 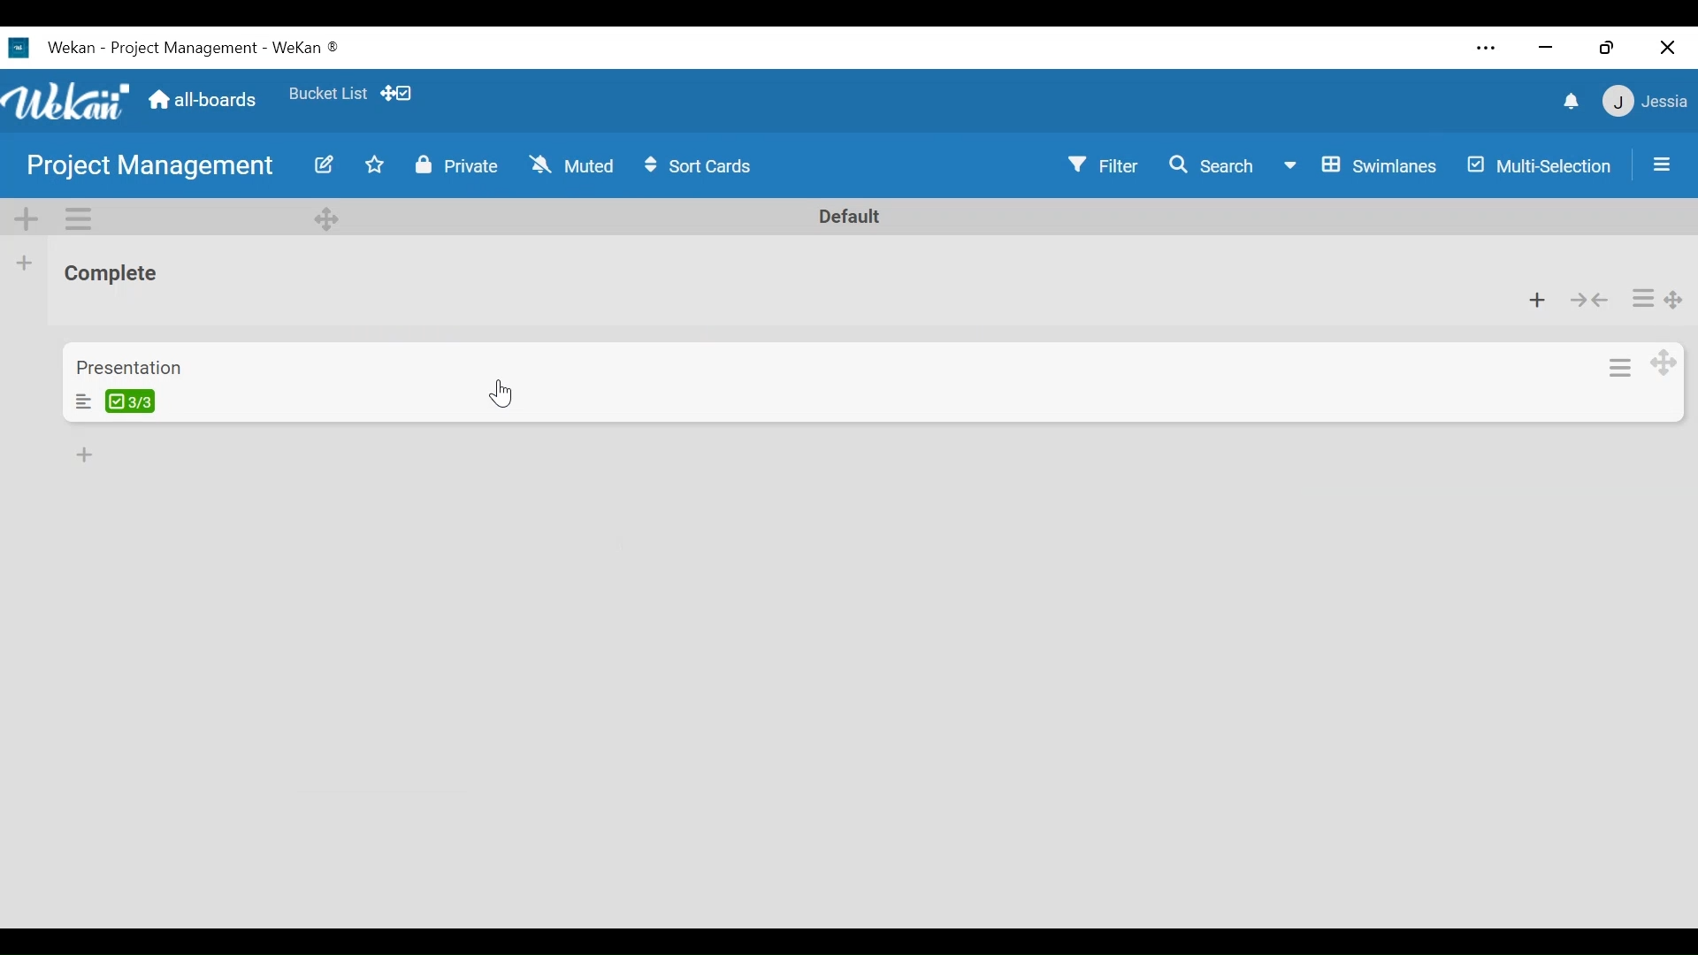 What do you see at coordinates (78, 217) in the screenshot?
I see `Swimlane actions` at bounding box center [78, 217].